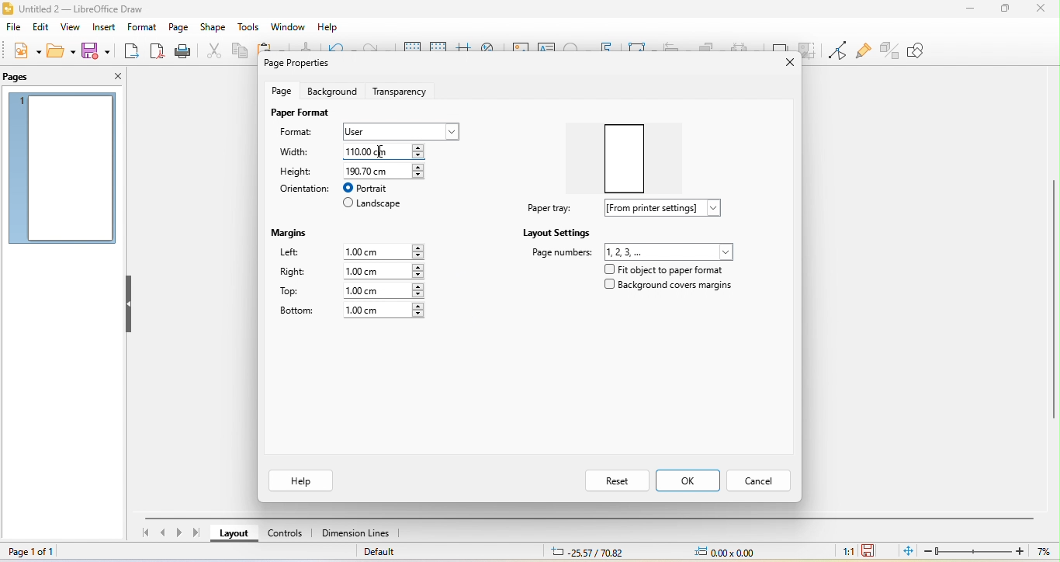 The image size is (1060, 562). What do you see at coordinates (384, 169) in the screenshot?
I see `190.70 cm` at bounding box center [384, 169].